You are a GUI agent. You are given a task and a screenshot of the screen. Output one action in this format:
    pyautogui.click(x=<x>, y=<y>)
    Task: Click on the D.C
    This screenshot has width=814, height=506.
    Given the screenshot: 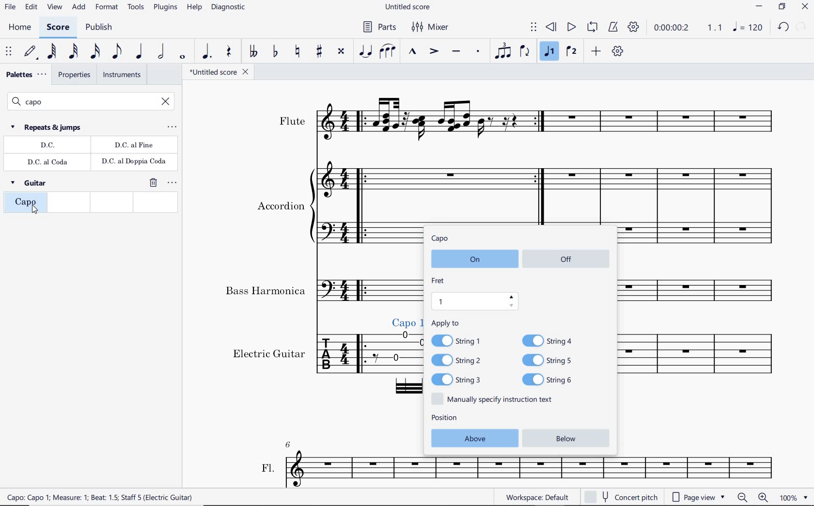 What is the action you would take?
    pyautogui.click(x=47, y=146)
    